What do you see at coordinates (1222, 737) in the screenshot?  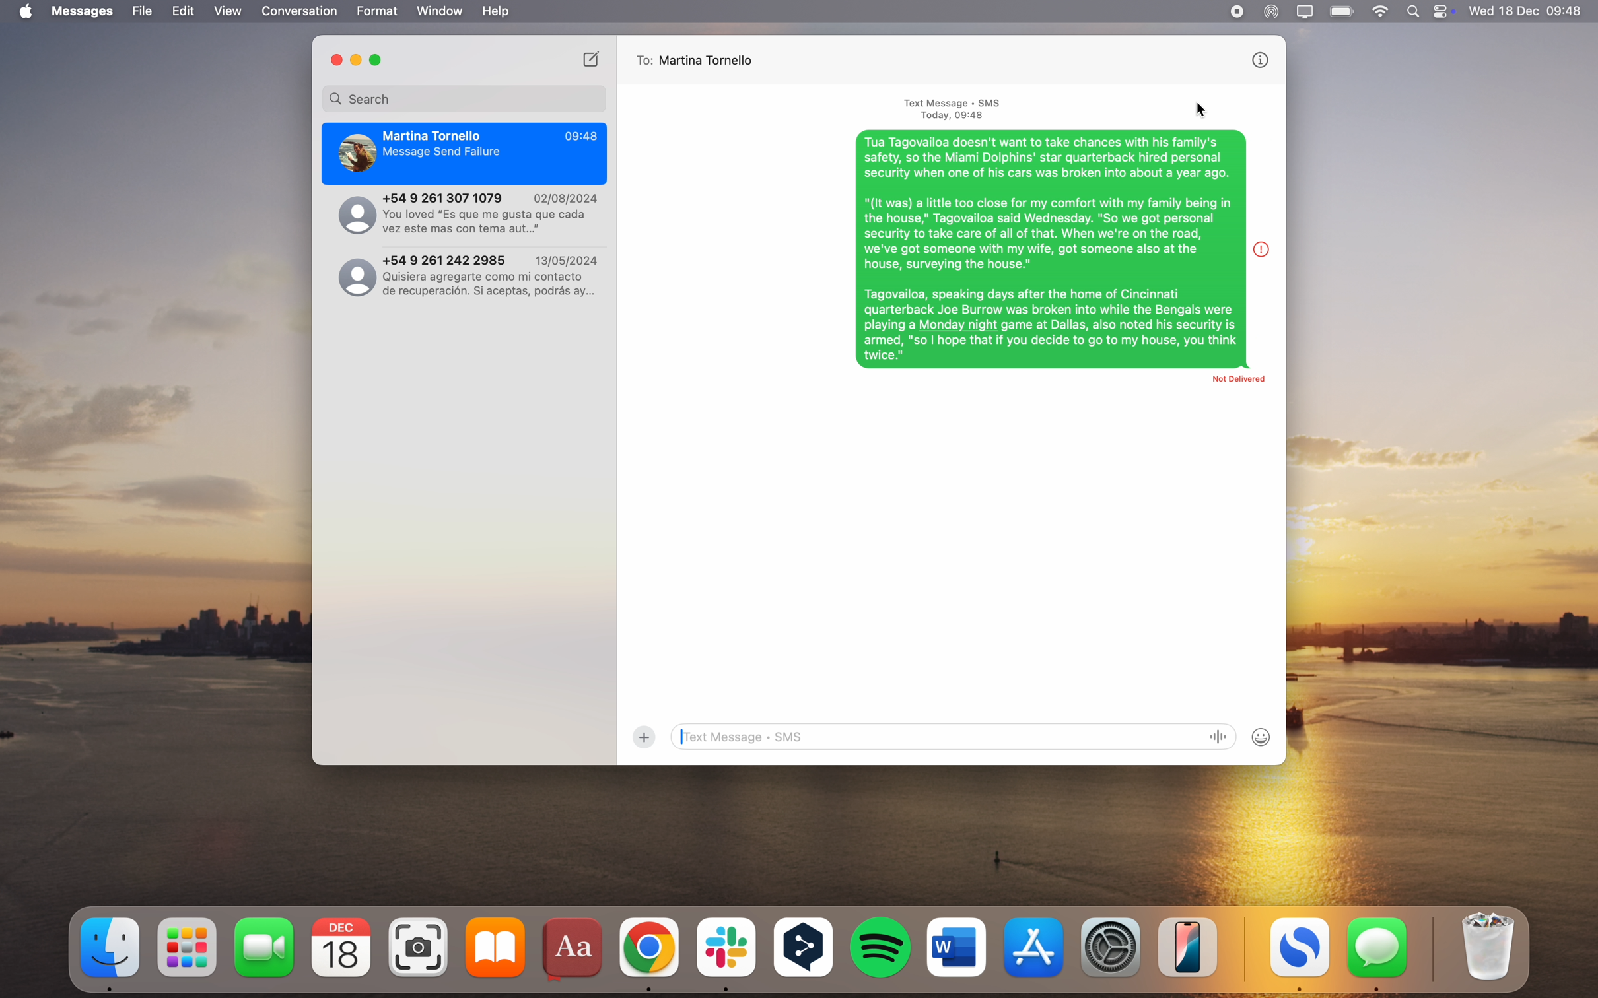 I see `voice record` at bounding box center [1222, 737].